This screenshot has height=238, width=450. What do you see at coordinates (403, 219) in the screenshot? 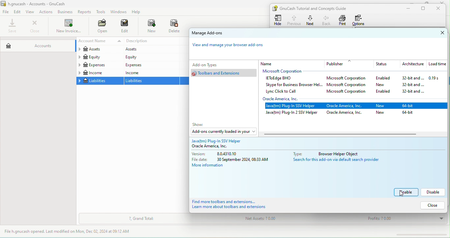
I see `profits?0.00` at bounding box center [403, 219].